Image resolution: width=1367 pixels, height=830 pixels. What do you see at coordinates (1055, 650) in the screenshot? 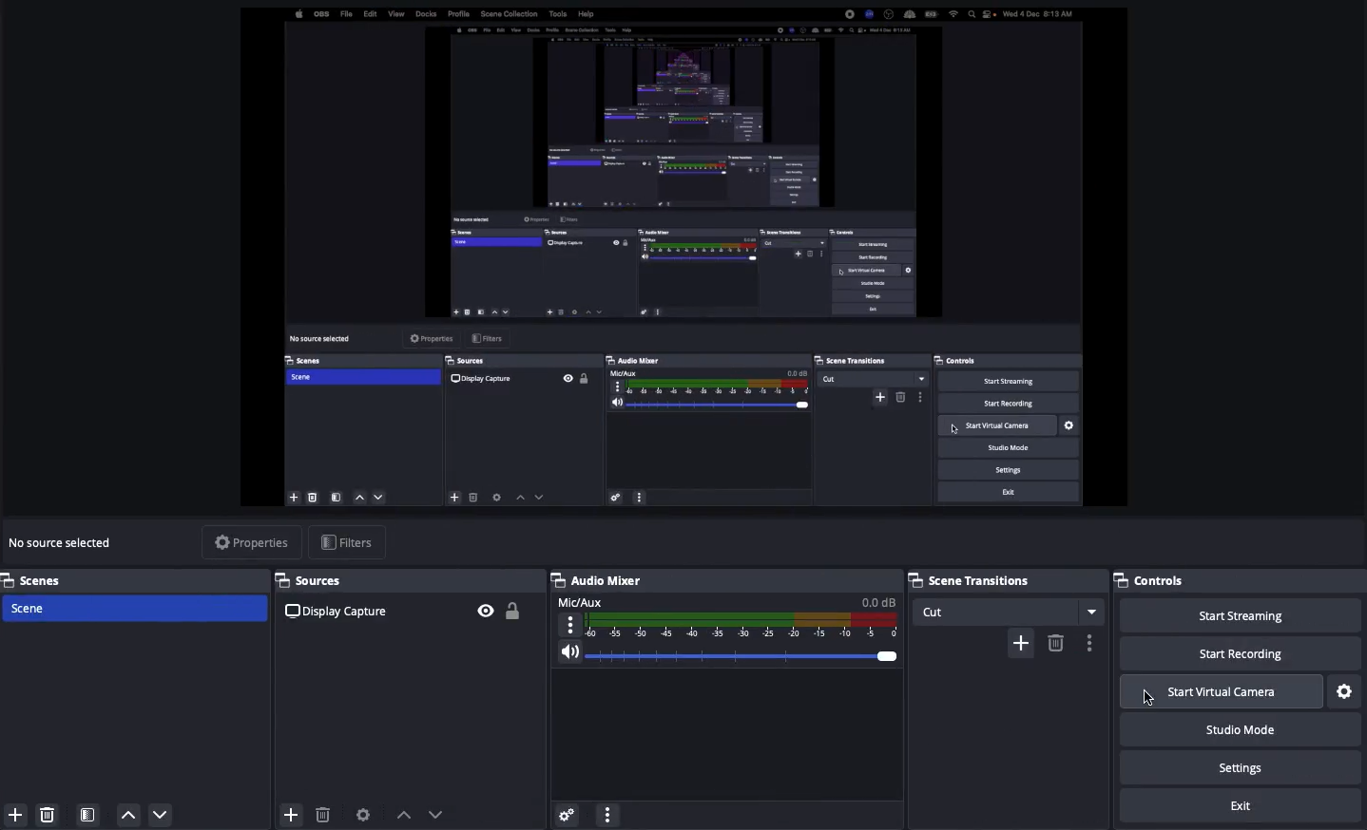
I see `delete` at bounding box center [1055, 650].